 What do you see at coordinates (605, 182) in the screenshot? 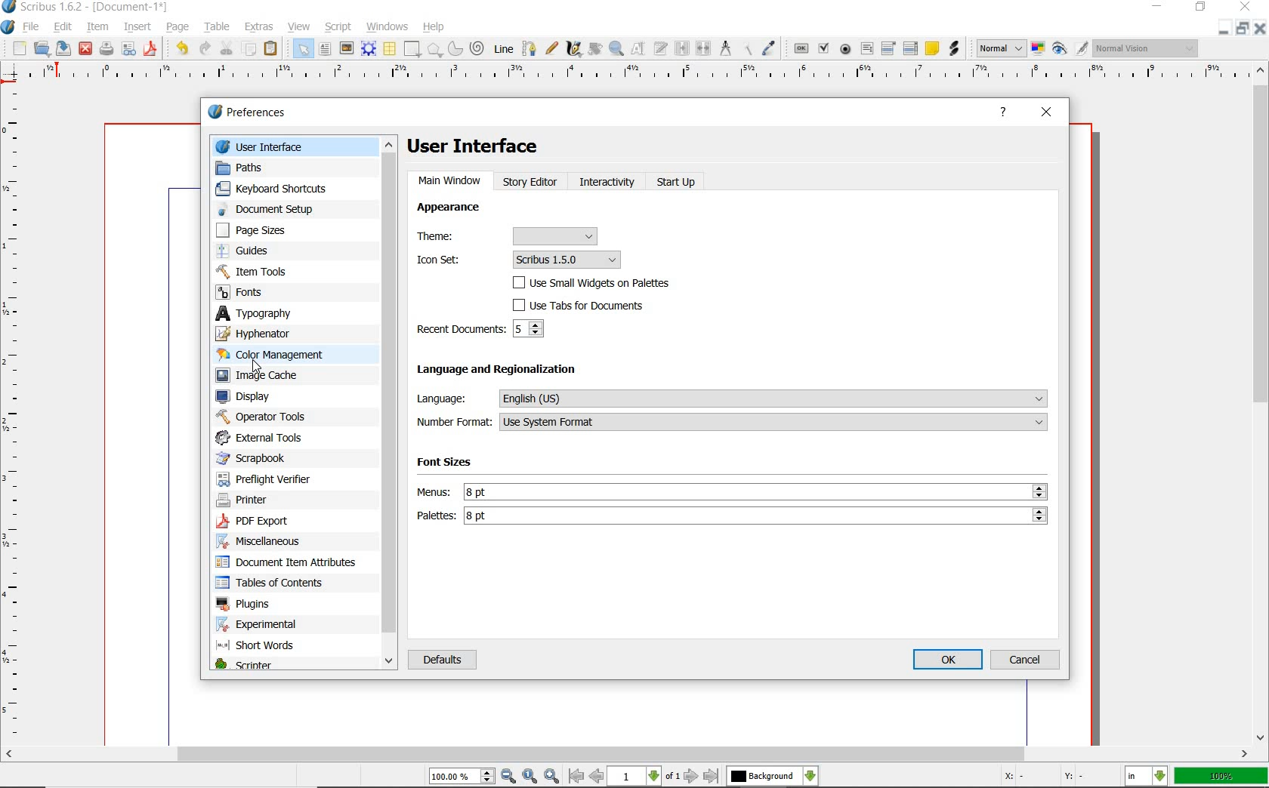
I see `INTERACTIVITY` at bounding box center [605, 182].